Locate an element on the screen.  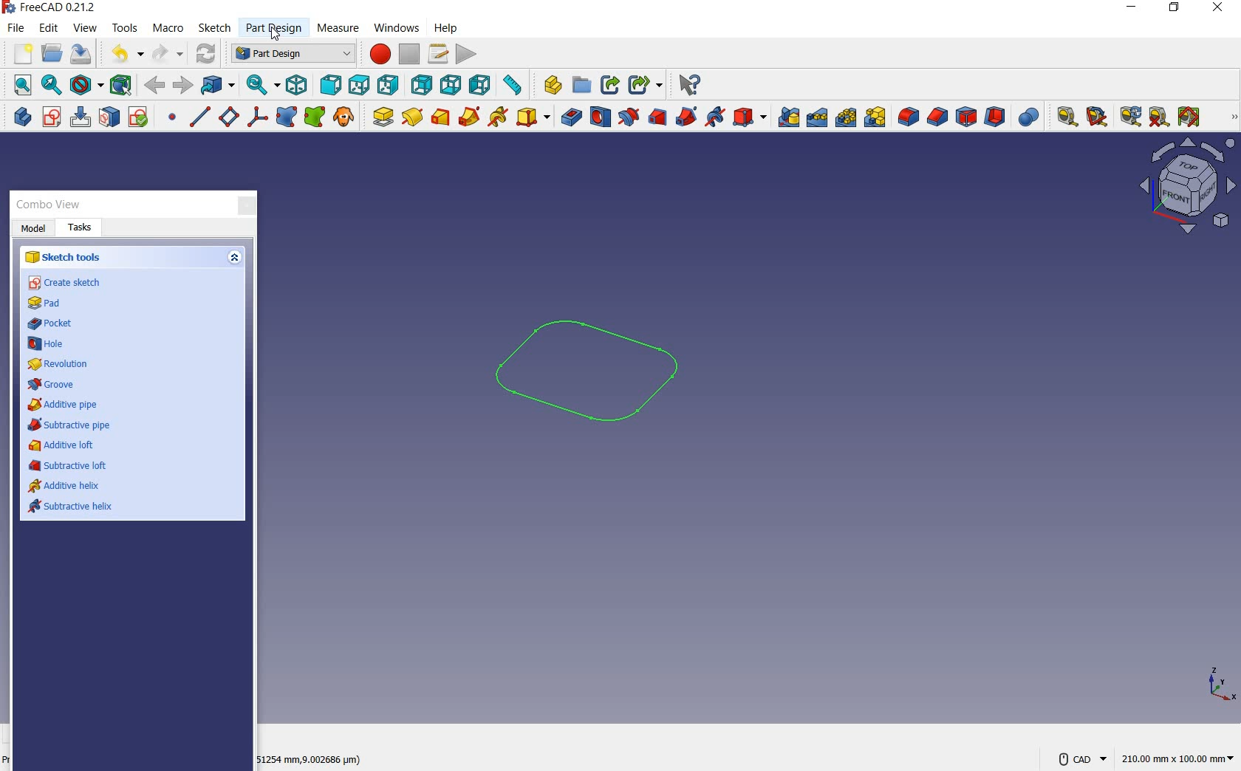
go to linked object is located at coordinates (218, 86).